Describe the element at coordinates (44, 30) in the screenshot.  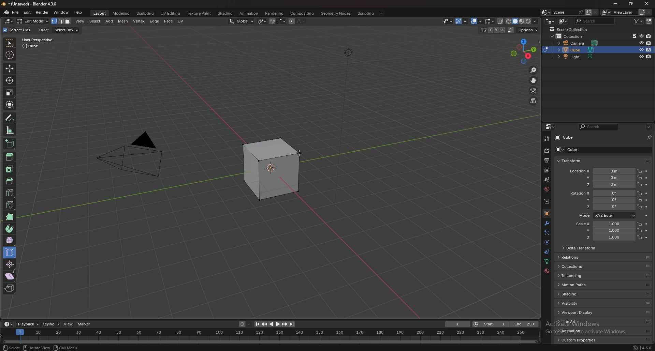
I see `drag` at that location.